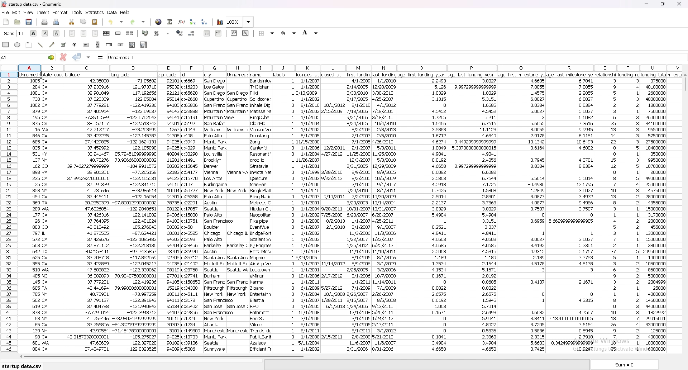 The height and width of the screenshot is (370, 688). I want to click on print preview, so click(57, 22).